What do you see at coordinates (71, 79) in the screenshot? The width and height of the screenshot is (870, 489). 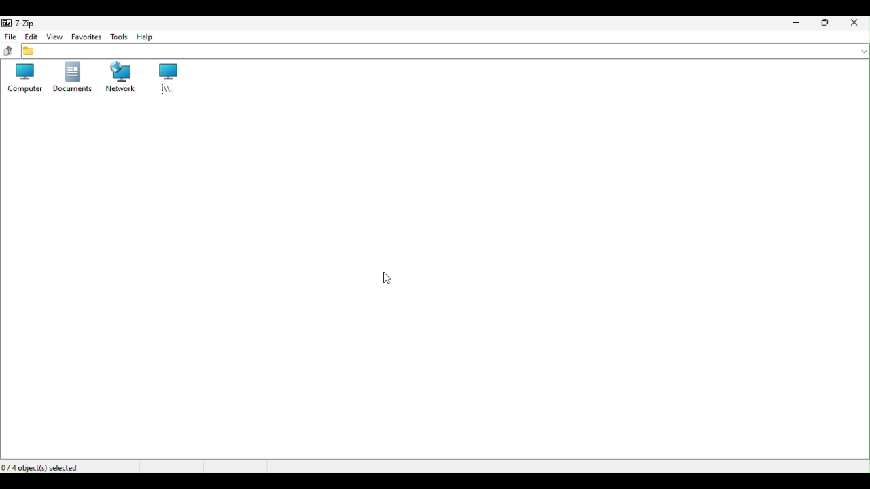 I see `Documents` at bounding box center [71, 79].